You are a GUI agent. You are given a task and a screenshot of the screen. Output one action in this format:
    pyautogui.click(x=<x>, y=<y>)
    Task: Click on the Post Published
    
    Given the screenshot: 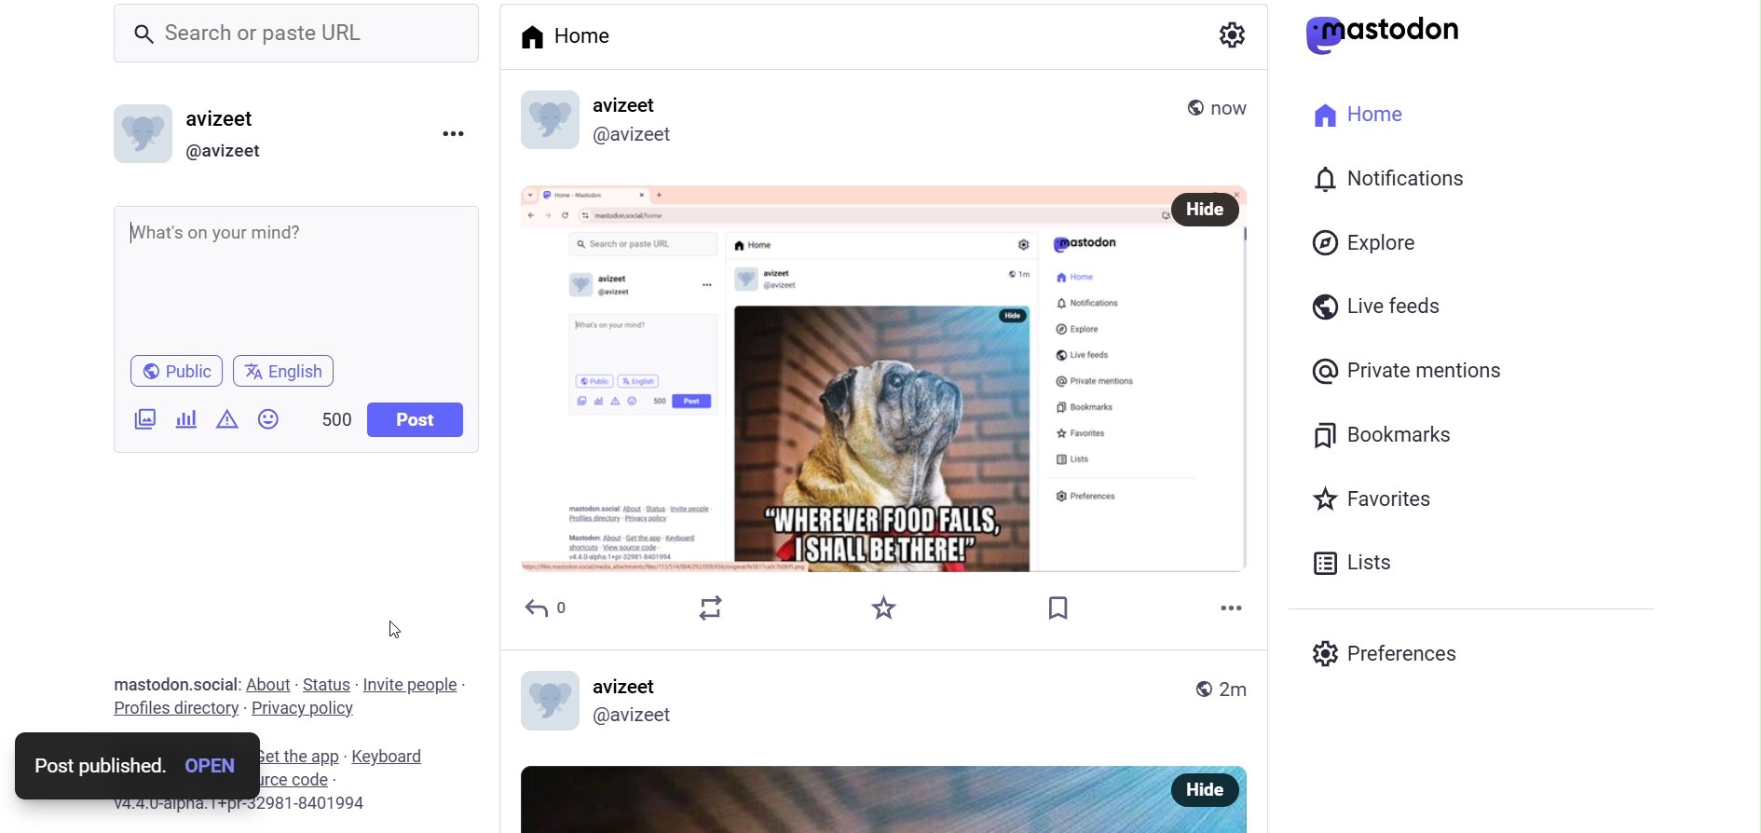 What is the action you would take?
    pyautogui.click(x=95, y=766)
    